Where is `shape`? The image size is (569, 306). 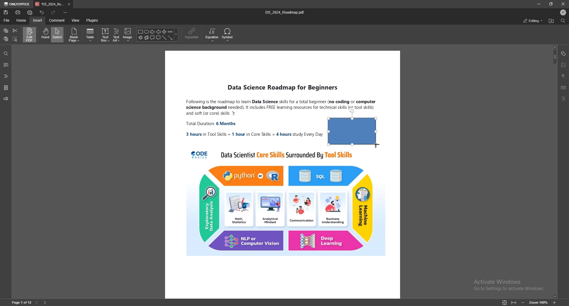 shape is located at coordinates (564, 54).